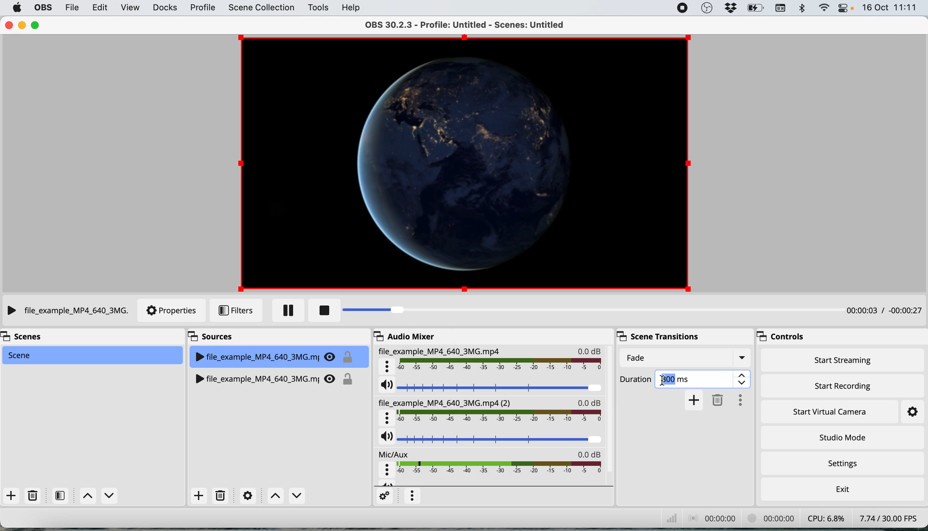 This screenshot has width=928, height=531. I want to click on sources, so click(215, 335).